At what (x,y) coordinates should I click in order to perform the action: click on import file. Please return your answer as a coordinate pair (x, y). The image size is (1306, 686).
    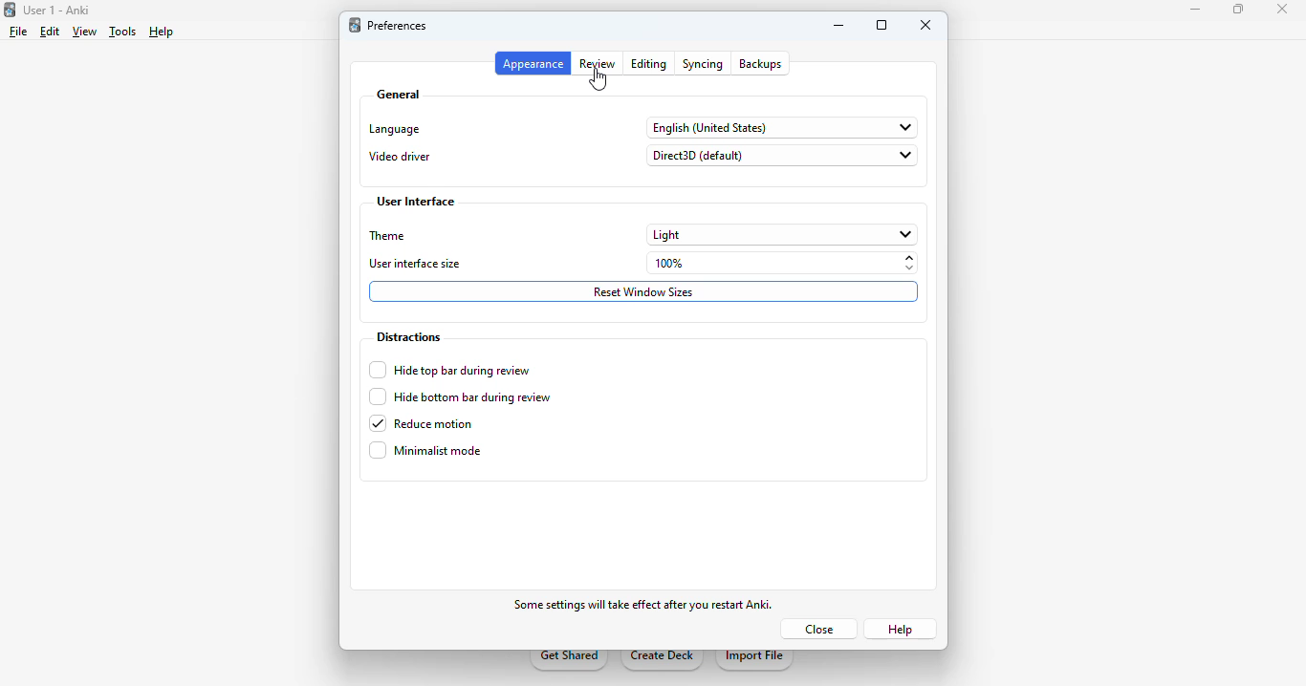
    Looking at the image, I should click on (753, 660).